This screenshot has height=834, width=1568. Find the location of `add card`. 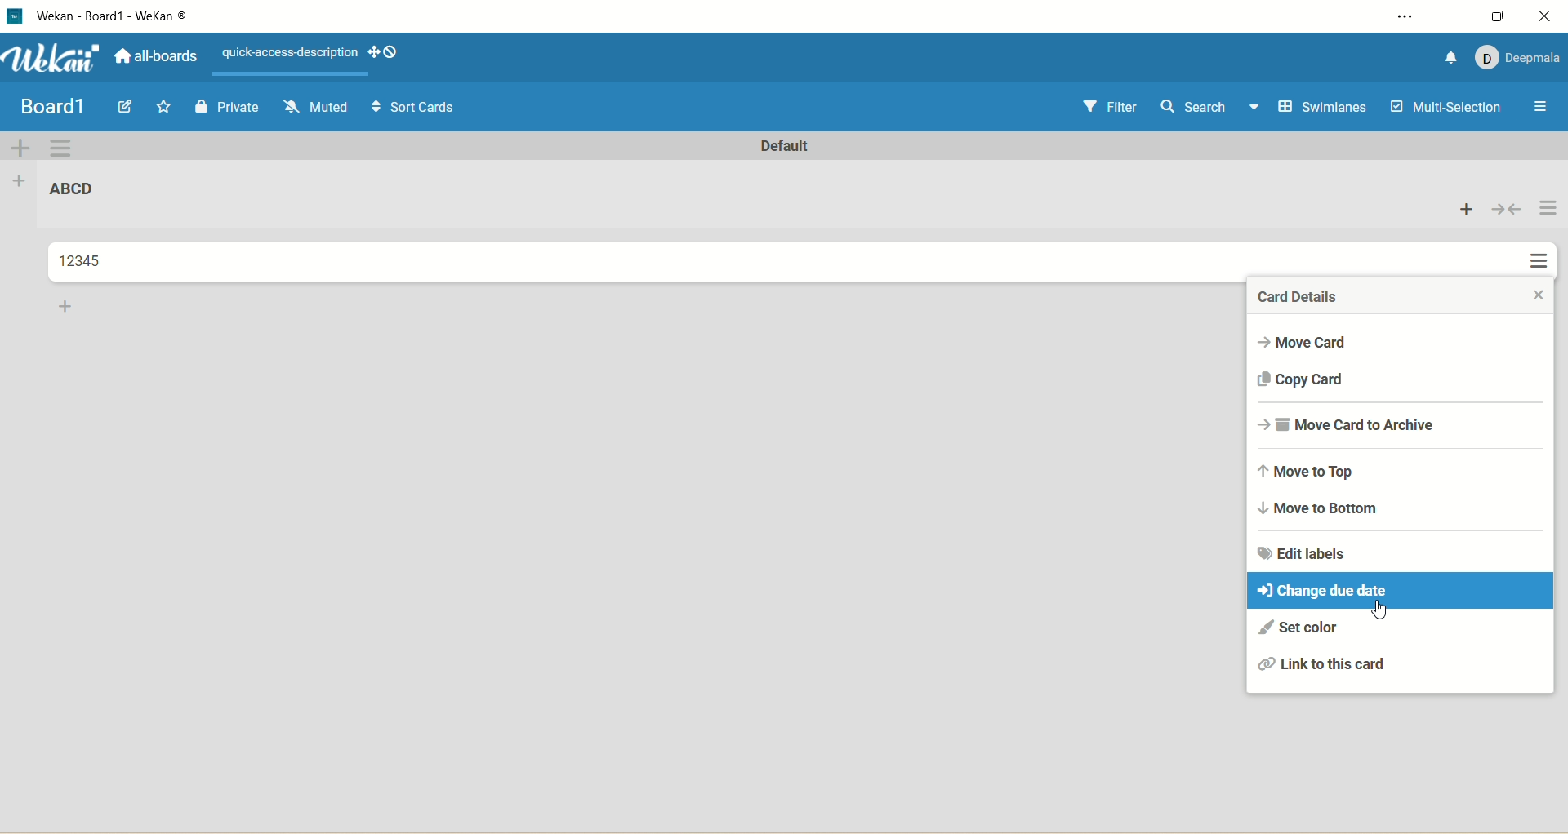

add card is located at coordinates (67, 308).